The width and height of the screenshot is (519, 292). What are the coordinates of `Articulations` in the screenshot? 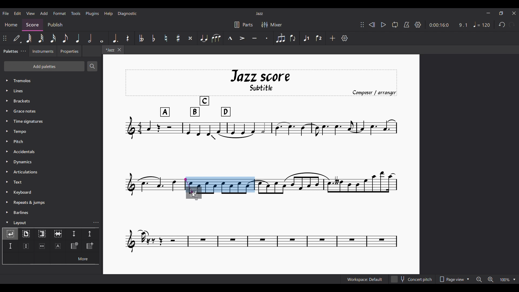 It's located at (51, 172).